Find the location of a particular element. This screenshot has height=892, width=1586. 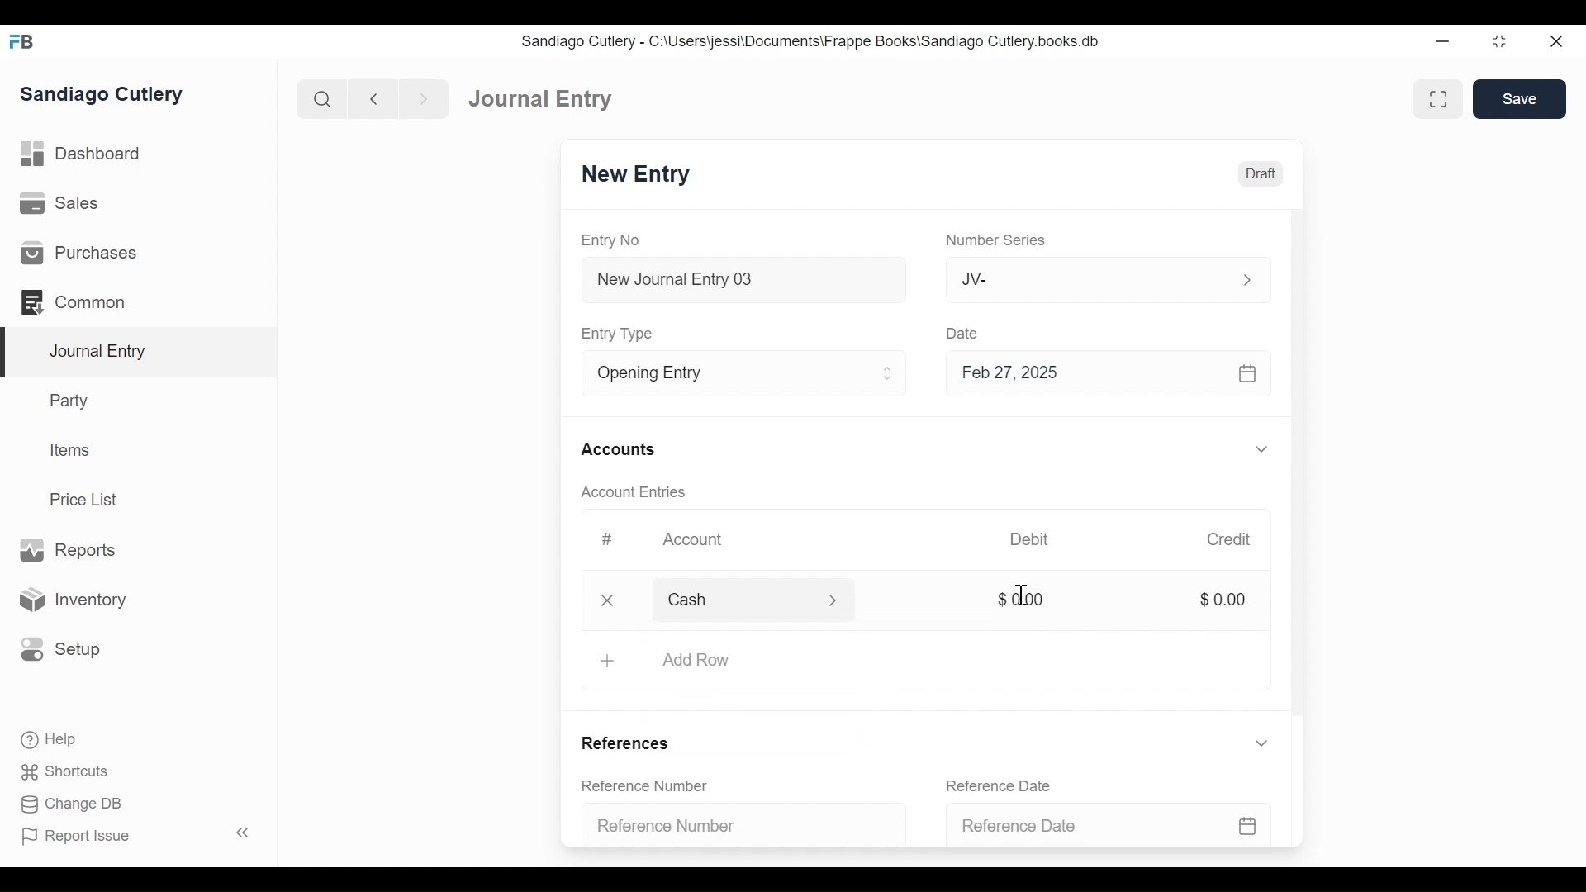

Entry No is located at coordinates (610, 240).